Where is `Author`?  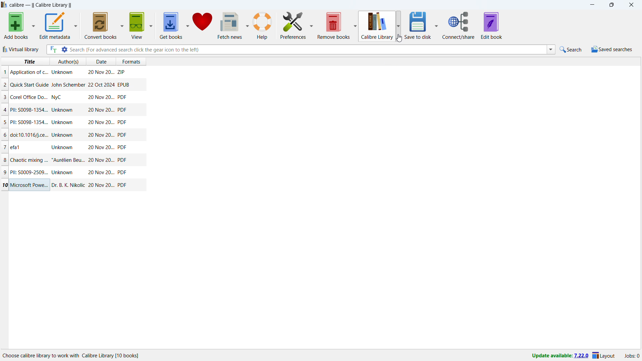
Author is located at coordinates (68, 159).